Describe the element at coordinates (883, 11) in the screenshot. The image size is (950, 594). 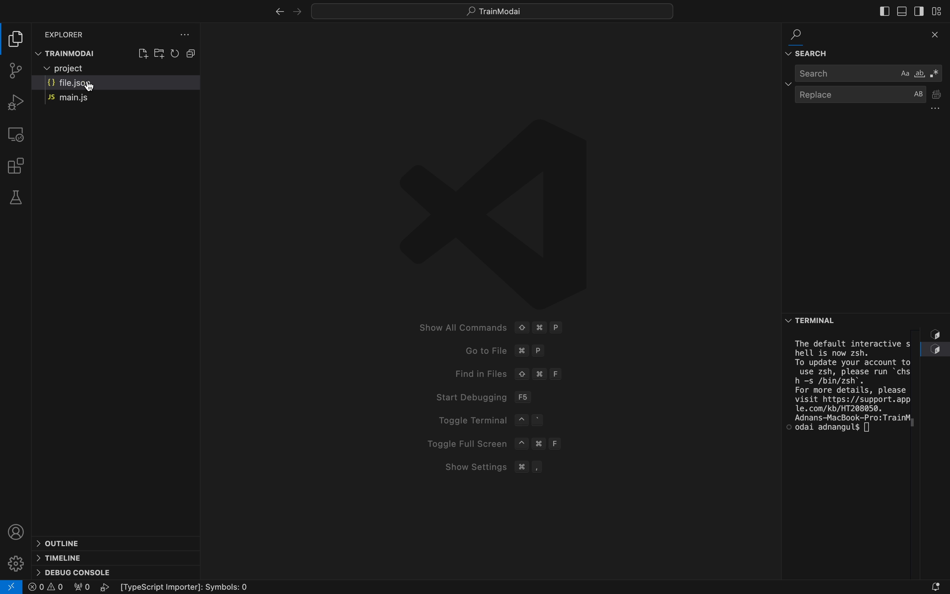
I see `close slide bar` at that location.